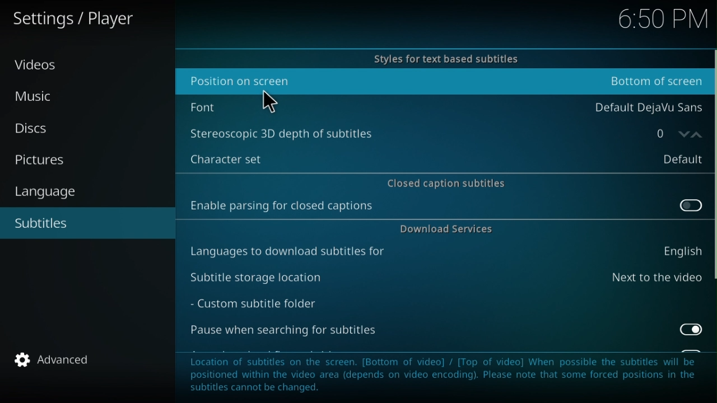 Image resolution: width=717 pixels, height=403 pixels. Describe the element at coordinates (444, 231) in the screenshot. I see `Download services` at that location.